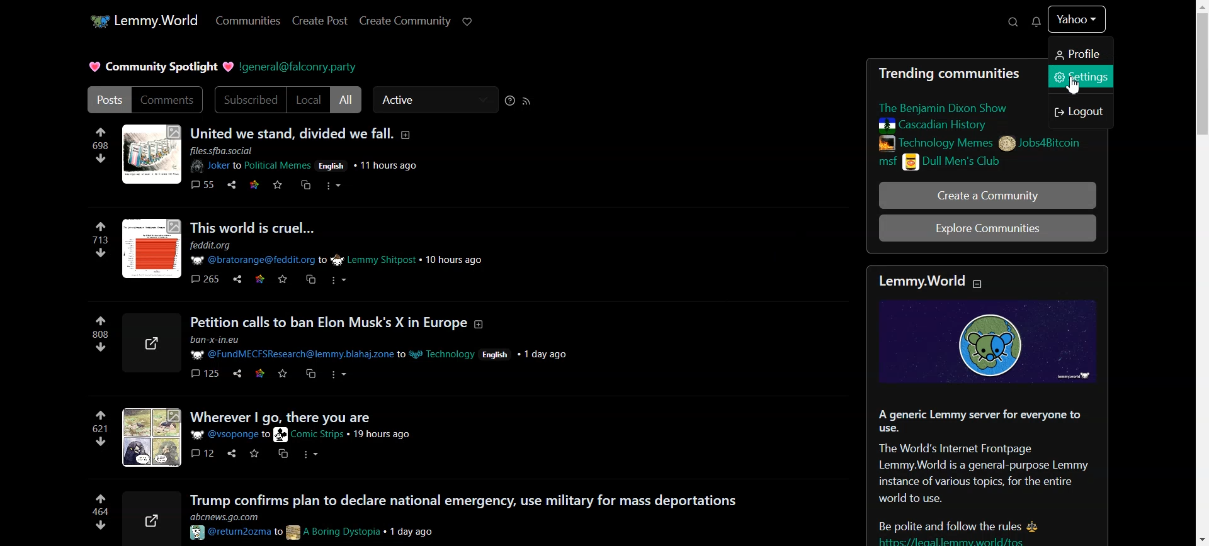 This screenshot has height=546, width=1209. I want to click on profile picture, so click(150, 251).